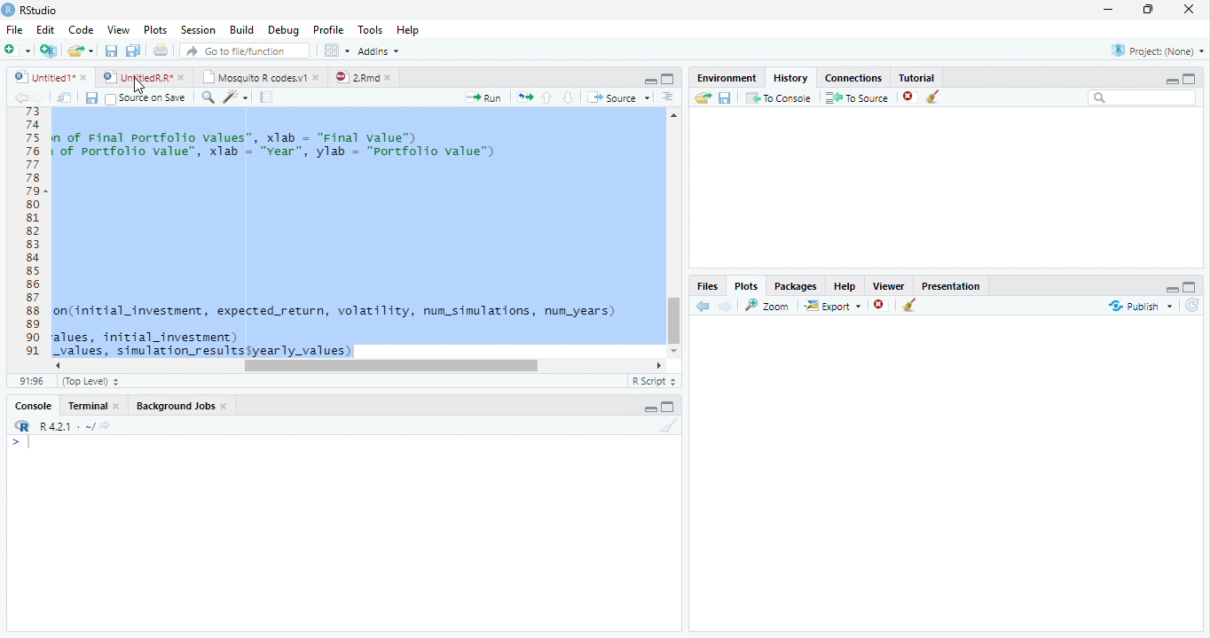 This screenshot has height=638, width=1210. I want to click on File, so click(13, 29).